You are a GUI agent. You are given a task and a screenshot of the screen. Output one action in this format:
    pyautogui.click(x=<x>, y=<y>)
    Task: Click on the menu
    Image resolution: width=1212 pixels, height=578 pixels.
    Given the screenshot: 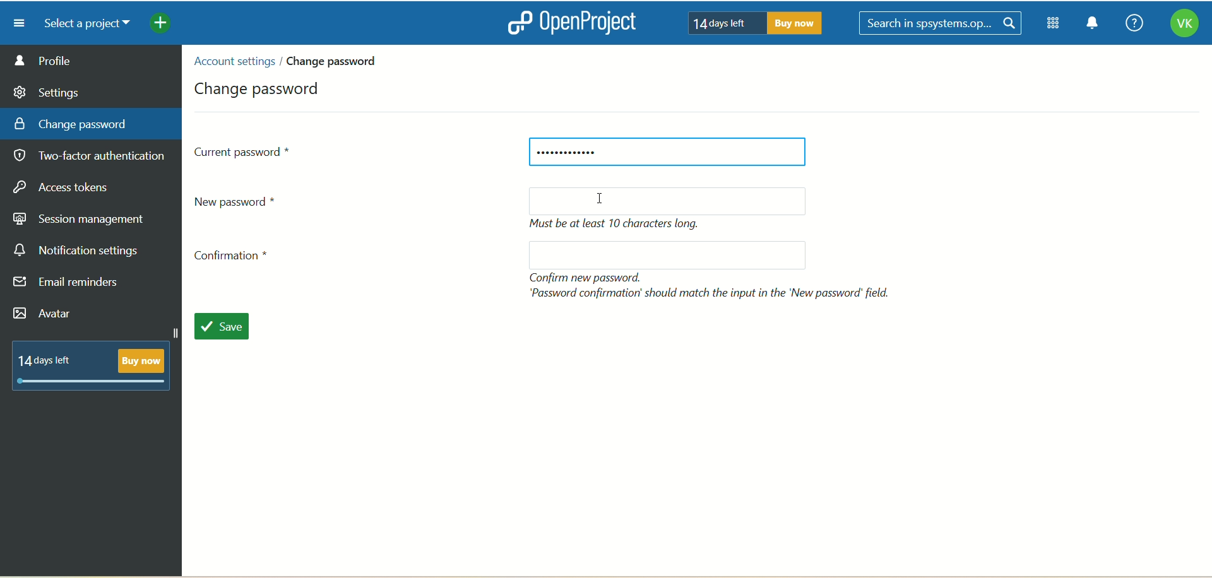 What is the action you would take?
    pyautogui.click(x=15, y=23)
    